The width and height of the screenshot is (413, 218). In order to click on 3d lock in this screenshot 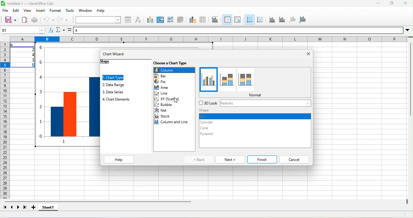, I will do `click(208, 103)`.